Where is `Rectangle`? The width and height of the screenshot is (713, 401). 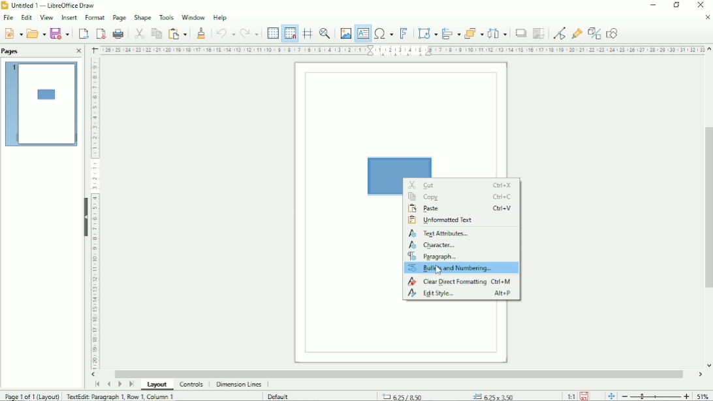
Rectangle is located at coordinates (381, 176).